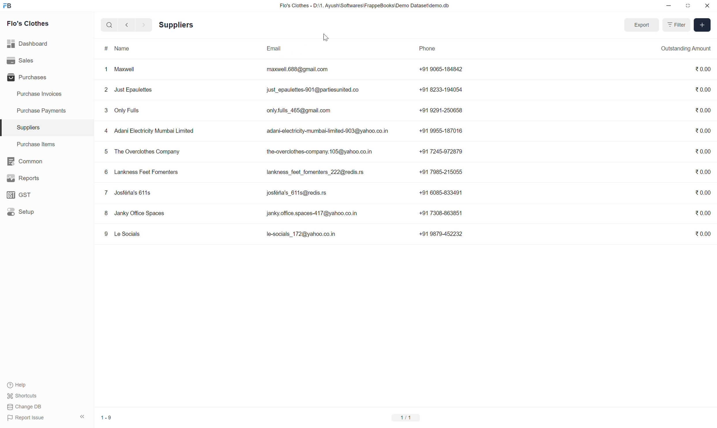  Describe the element at coordinates (301, 234) in the screenshot. I see `le-socials_172@yahoo.co.in` at that location.